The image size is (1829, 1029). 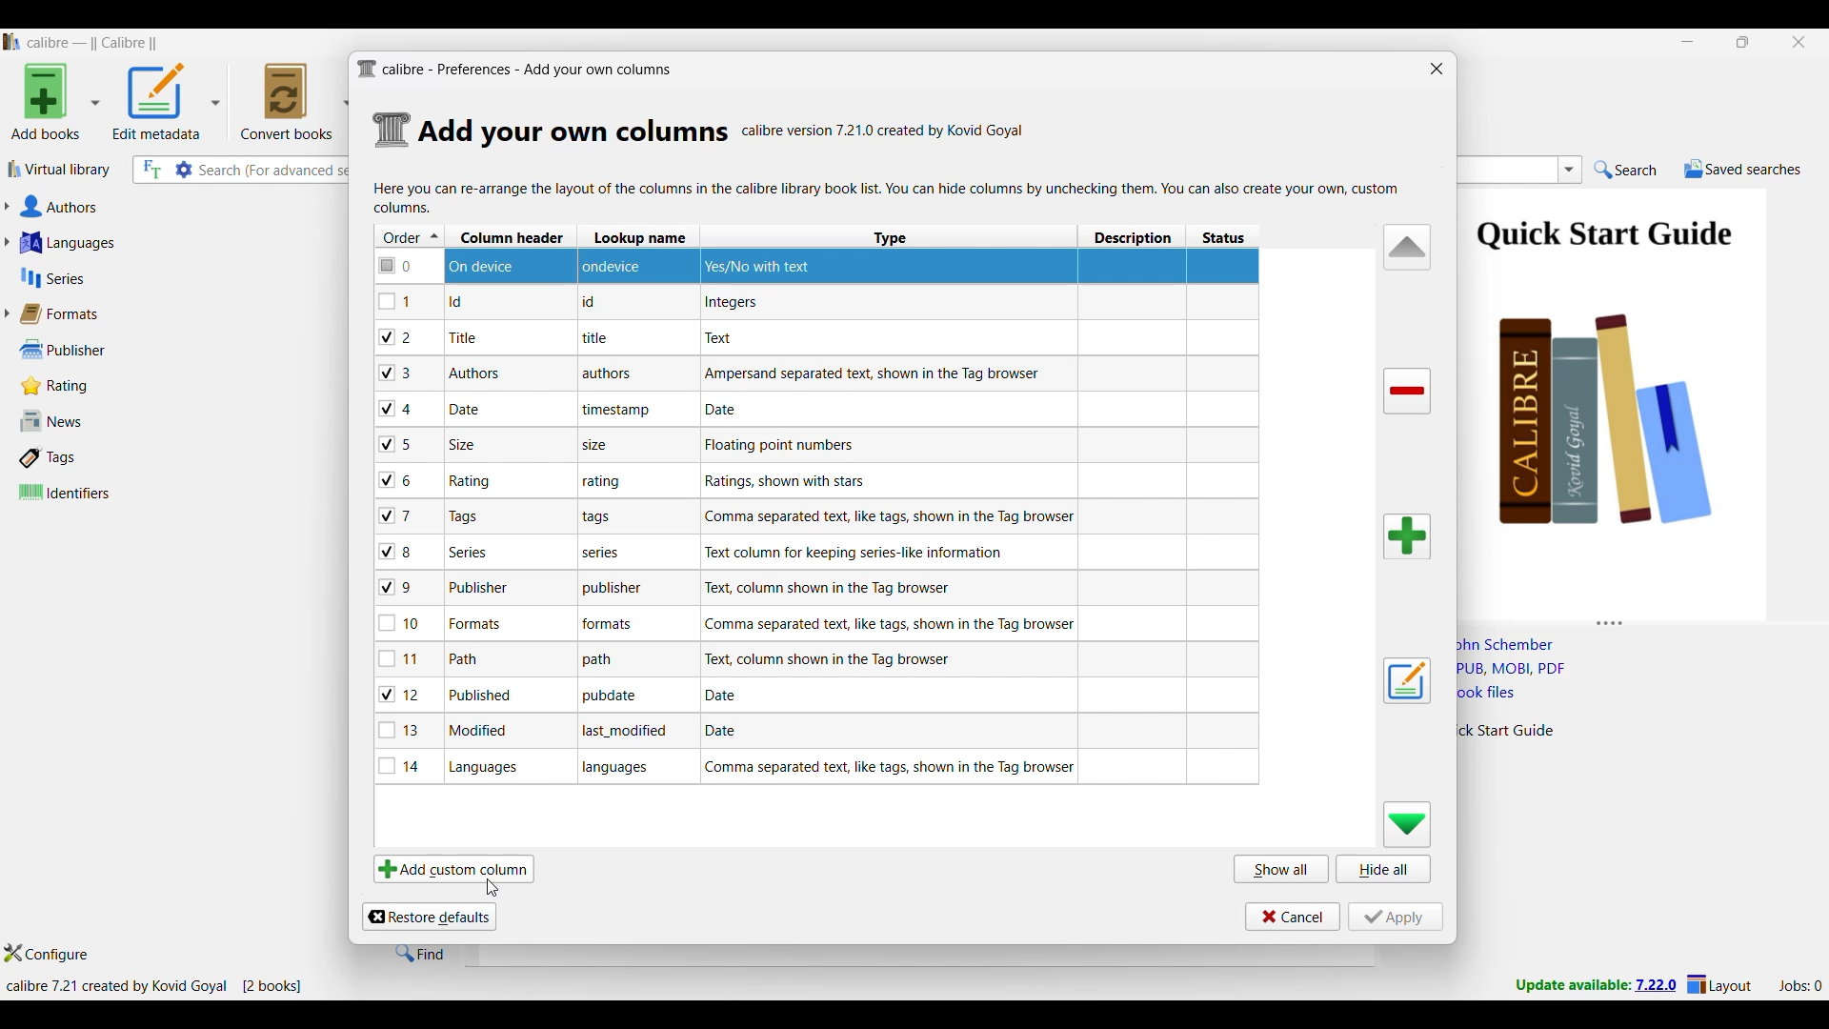 I want to click on Move row down, so click(x=1408, y=824).